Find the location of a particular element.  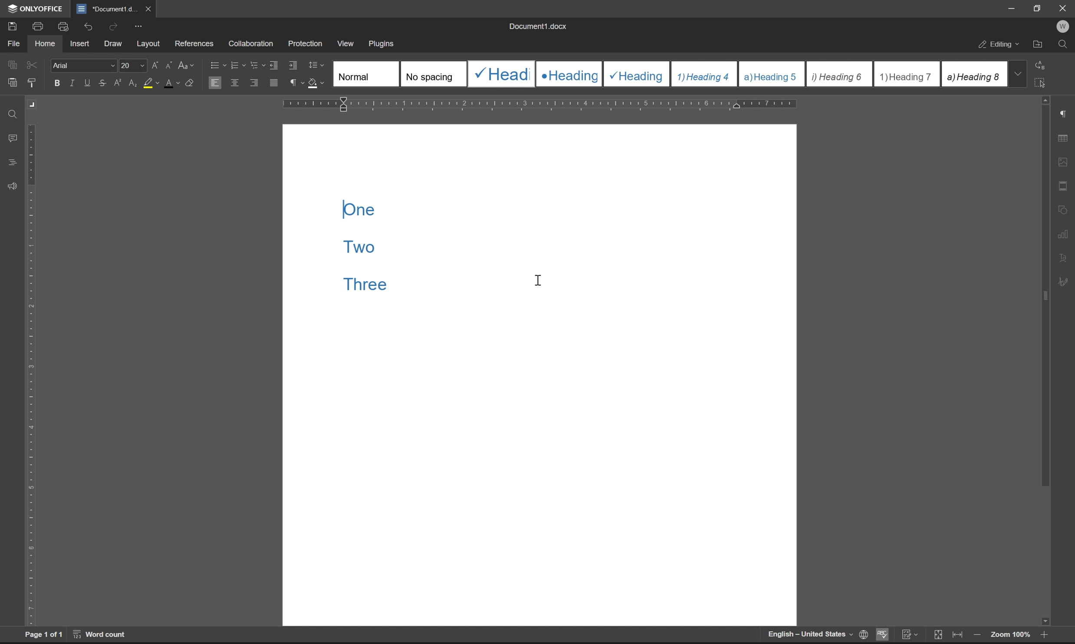

copy style is located at coordinates (32, 83).